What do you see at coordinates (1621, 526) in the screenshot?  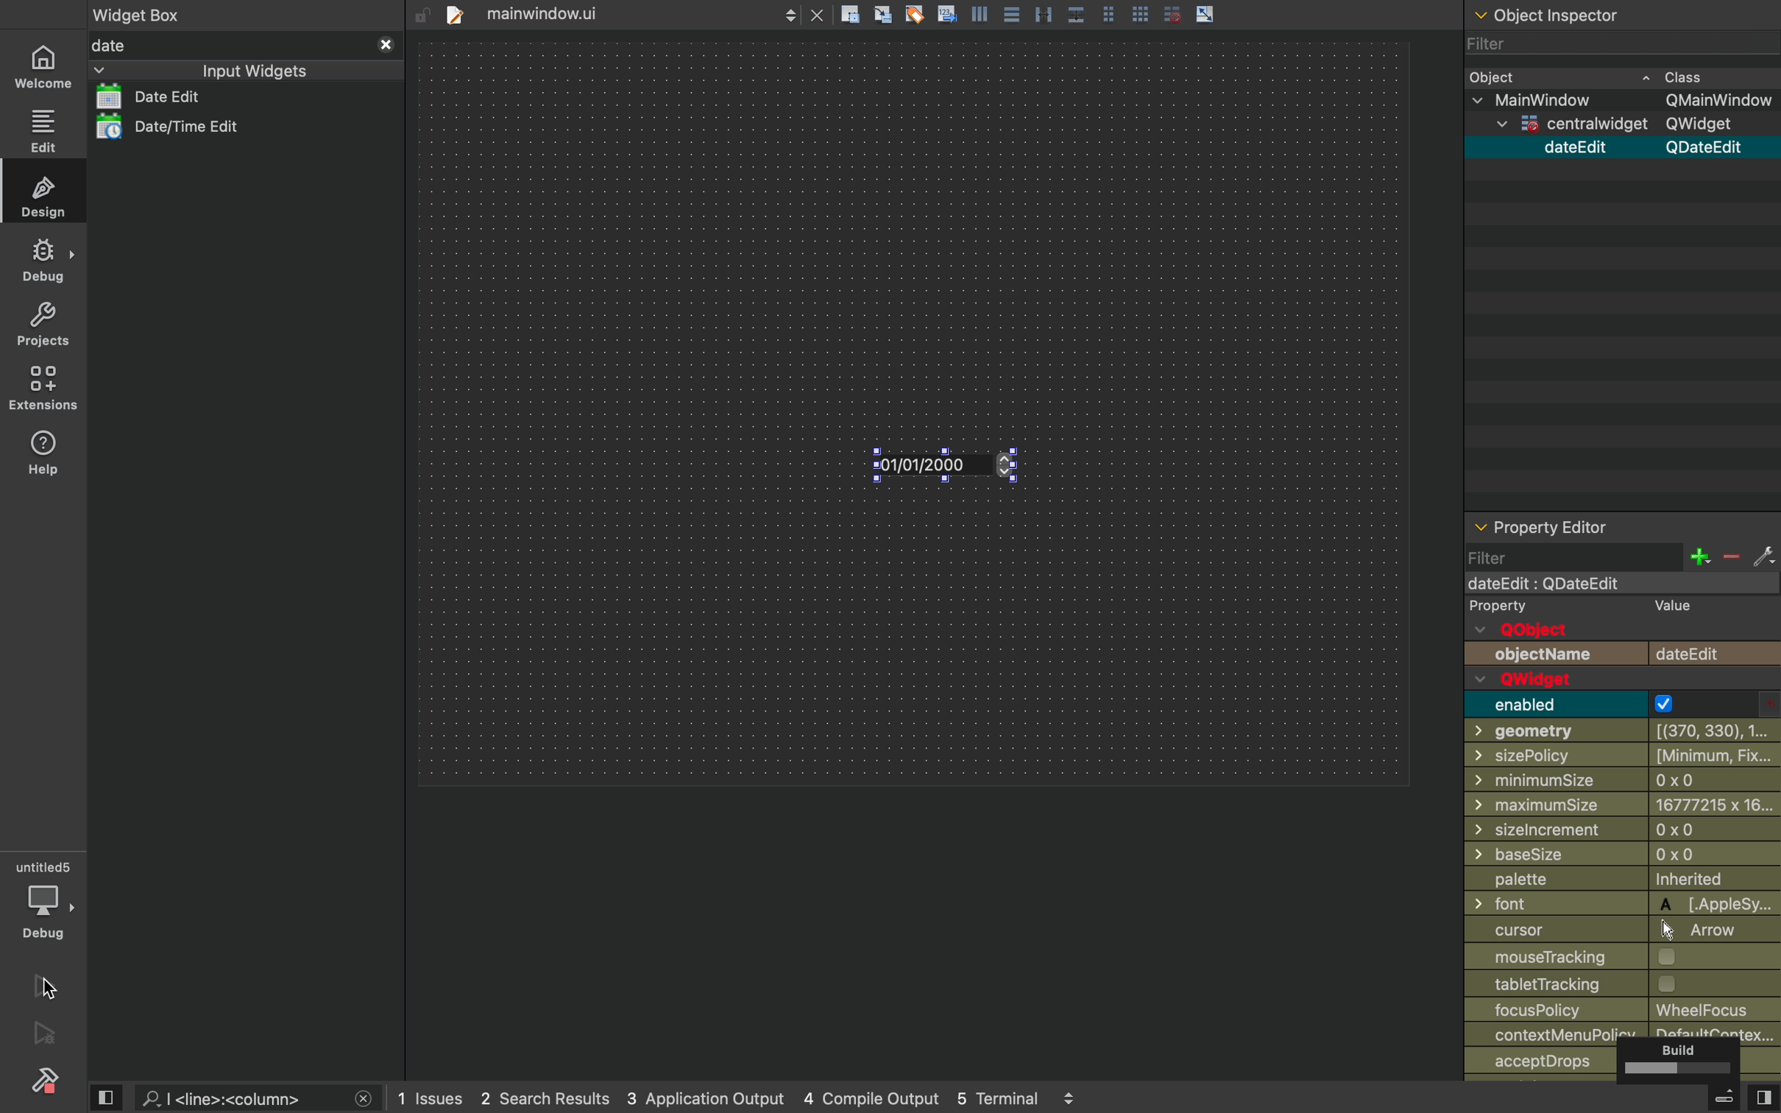 I see `property editor` at bounding box center [1621, 526].